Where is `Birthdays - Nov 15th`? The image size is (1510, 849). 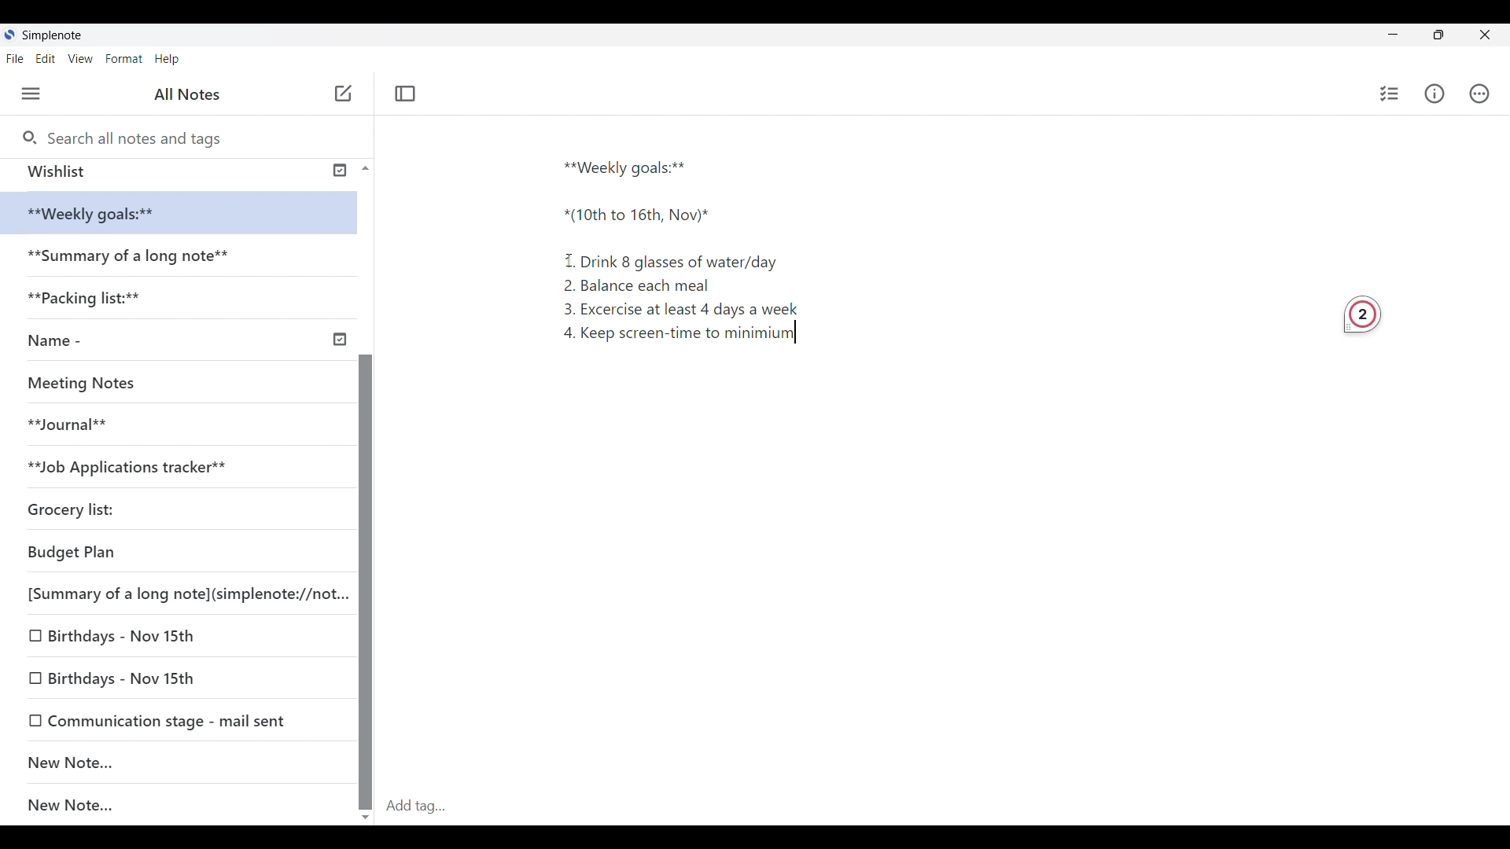
Birthdays - Nov 15th is located at coordinates (159, 638).